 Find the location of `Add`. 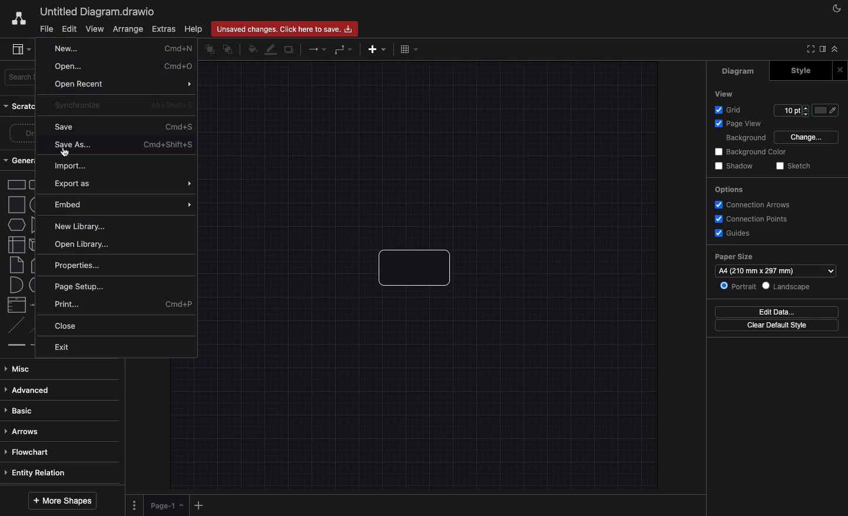

Add is located at coordinates (198, 505).